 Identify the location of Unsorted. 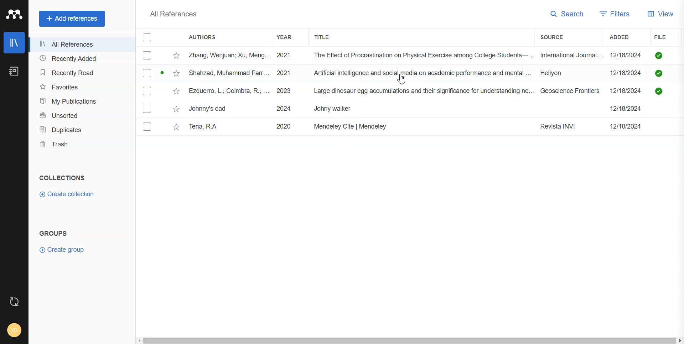
(81, 115).